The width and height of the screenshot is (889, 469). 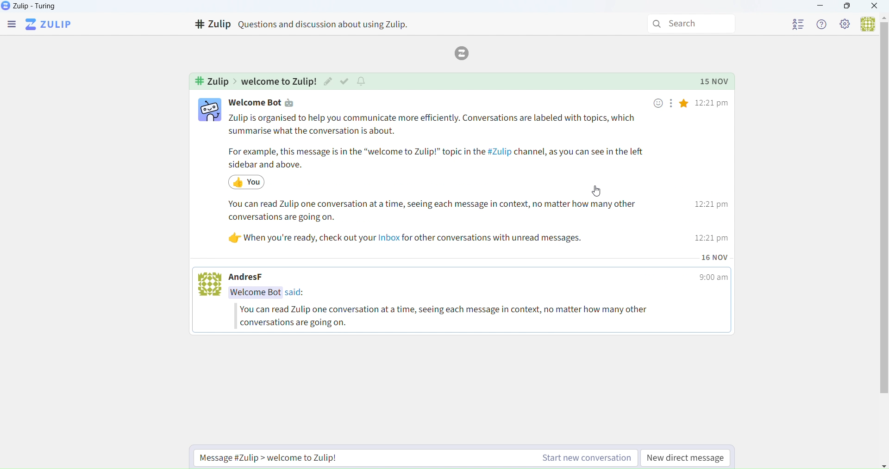 I want to click on cursor, so click(x=598, y=192).